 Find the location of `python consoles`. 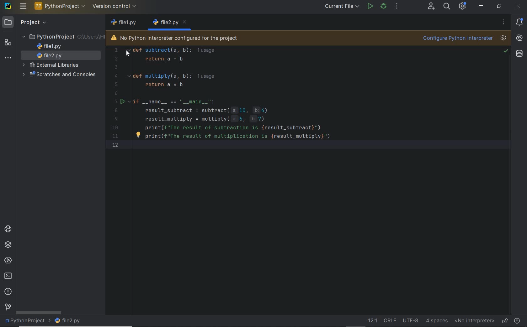

python consoles is located at coordinates (8, 229).